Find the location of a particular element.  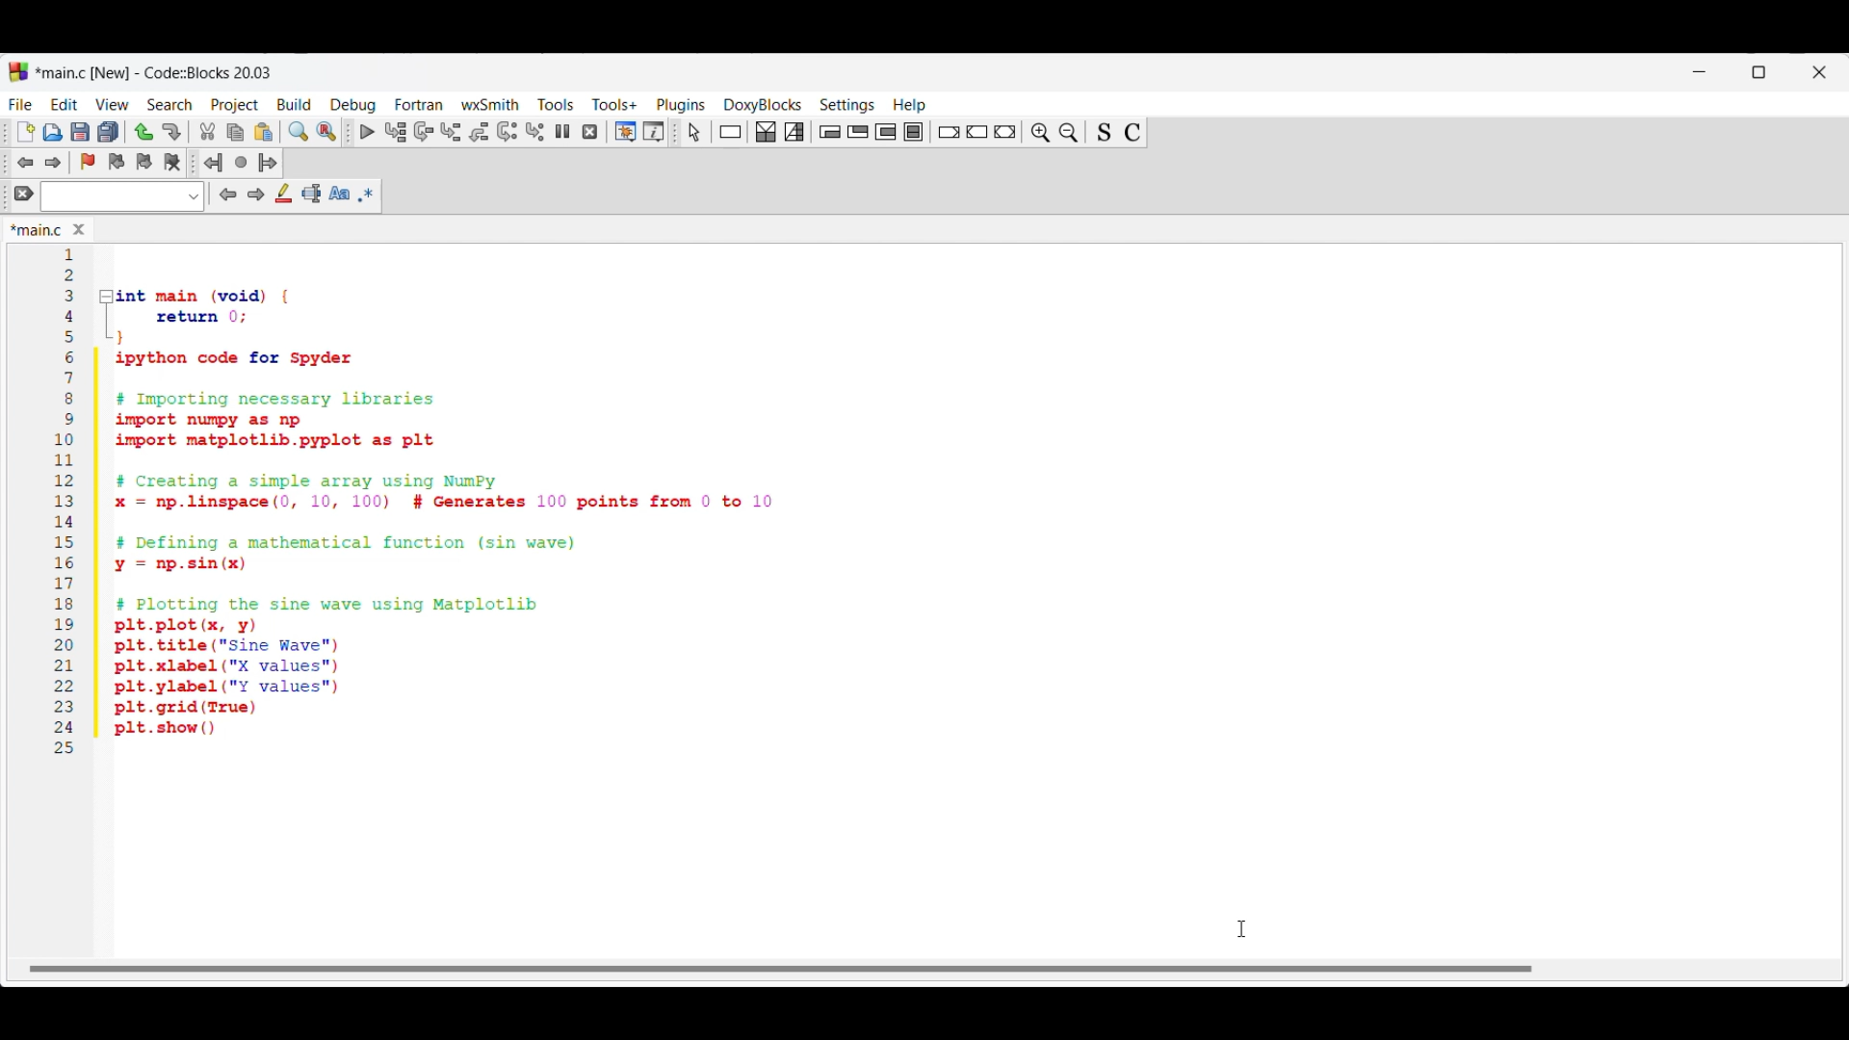

Find is located at coordinates (299, 131).